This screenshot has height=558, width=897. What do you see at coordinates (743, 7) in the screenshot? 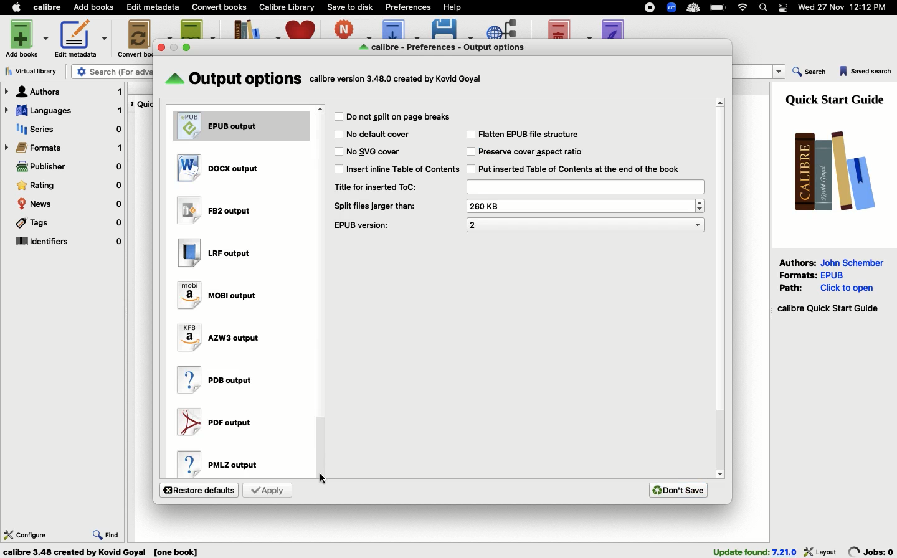
I see `Internet` at bounding box center [743, 7].